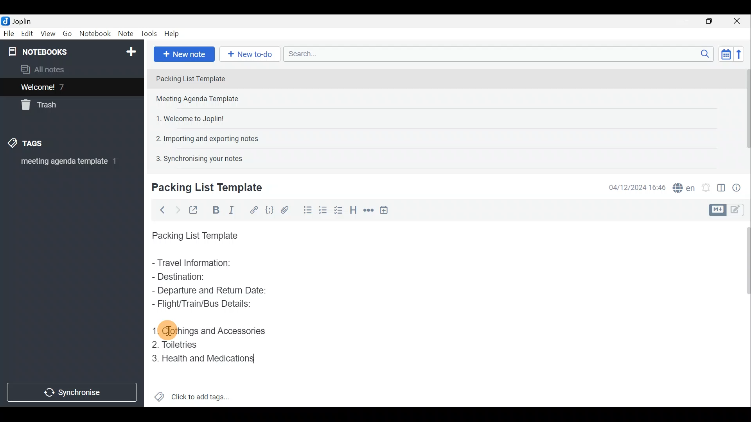 The image size is (751, 422). I want to click on cursor, so click(168, 331).